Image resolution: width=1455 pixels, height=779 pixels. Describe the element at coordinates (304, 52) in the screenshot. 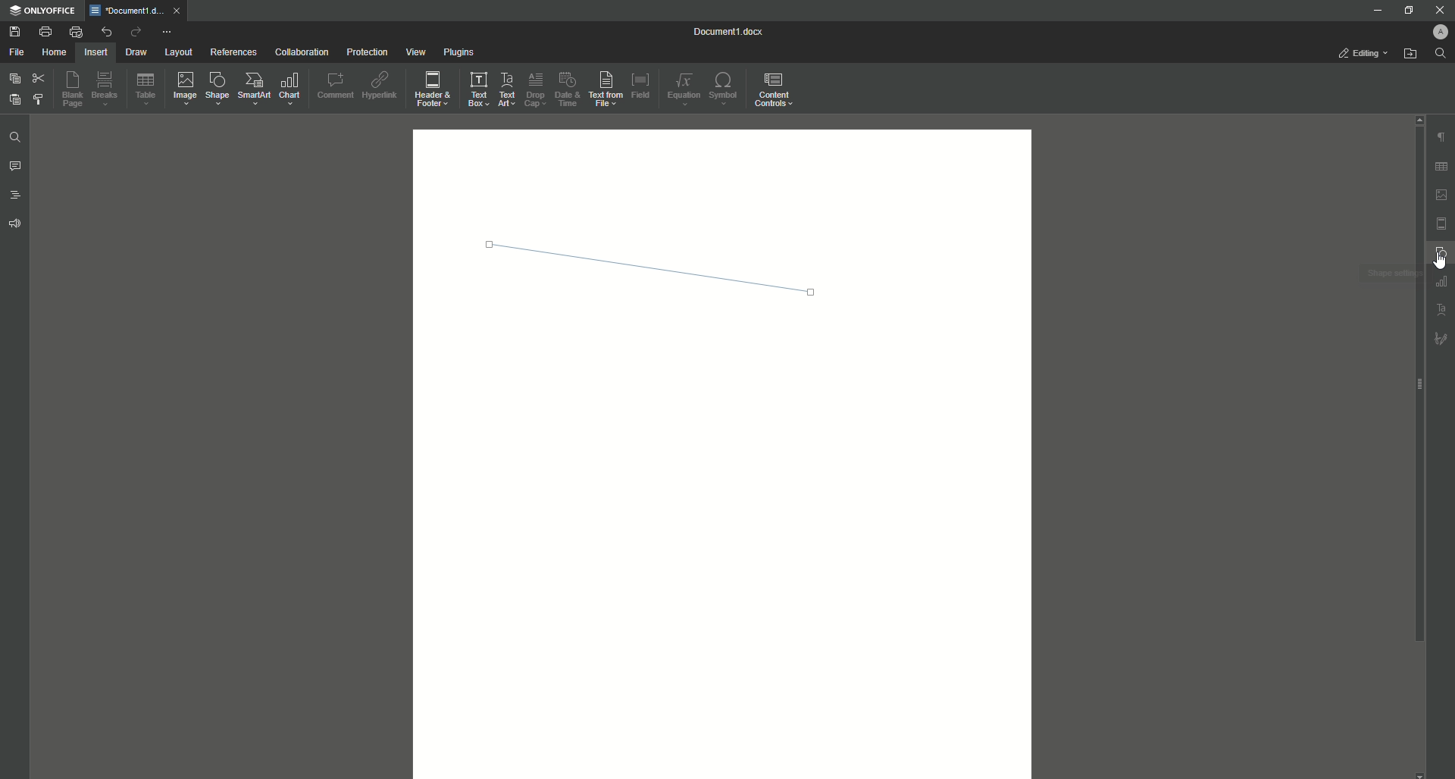

I see `Collaboration` at that location.